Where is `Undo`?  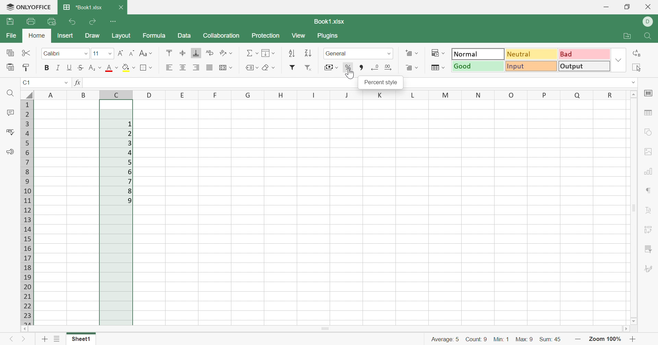 Undo is located at coordinates (73, 23).